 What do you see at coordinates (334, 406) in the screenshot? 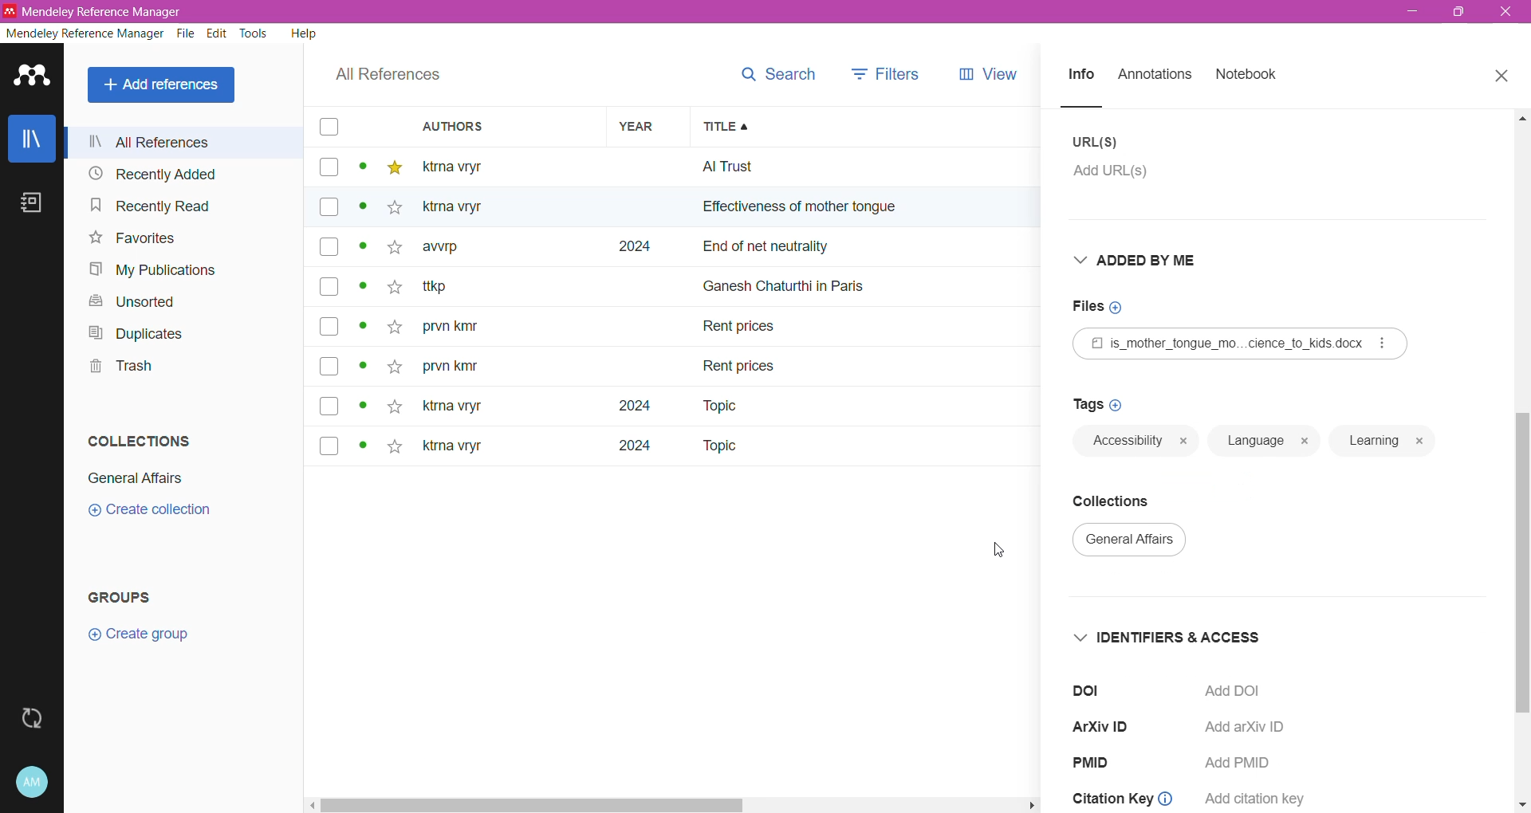
I see `box` at bounding box center [334, 406].